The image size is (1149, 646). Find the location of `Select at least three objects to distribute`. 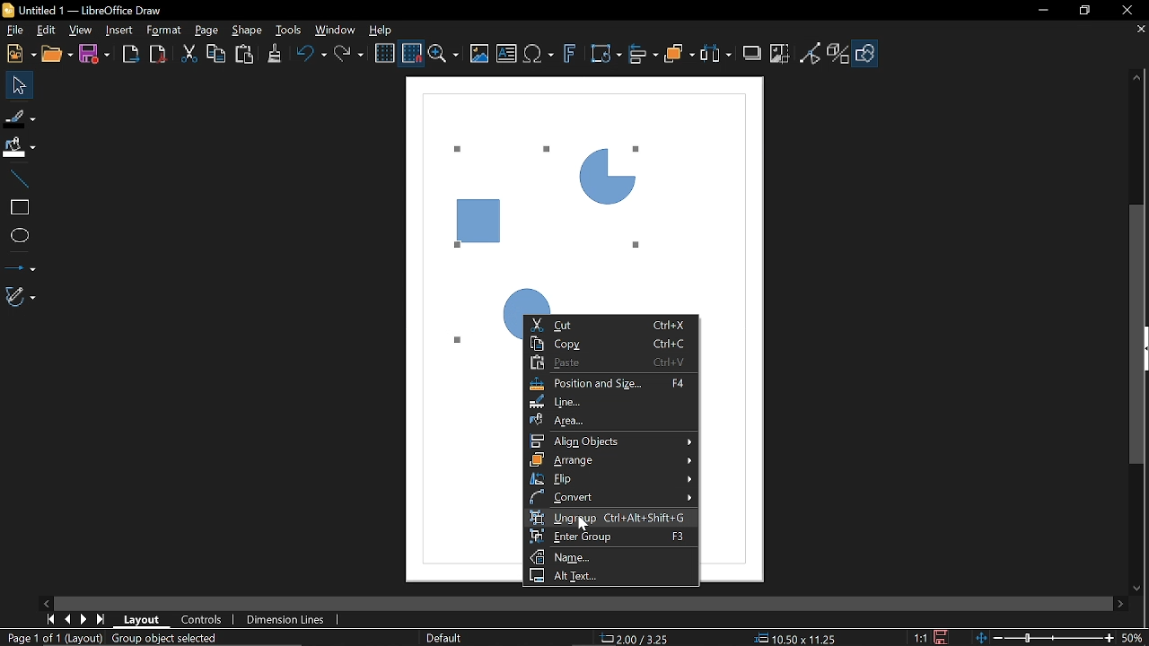

Select at least three objects to distribute is located at coordinates (718, 57).